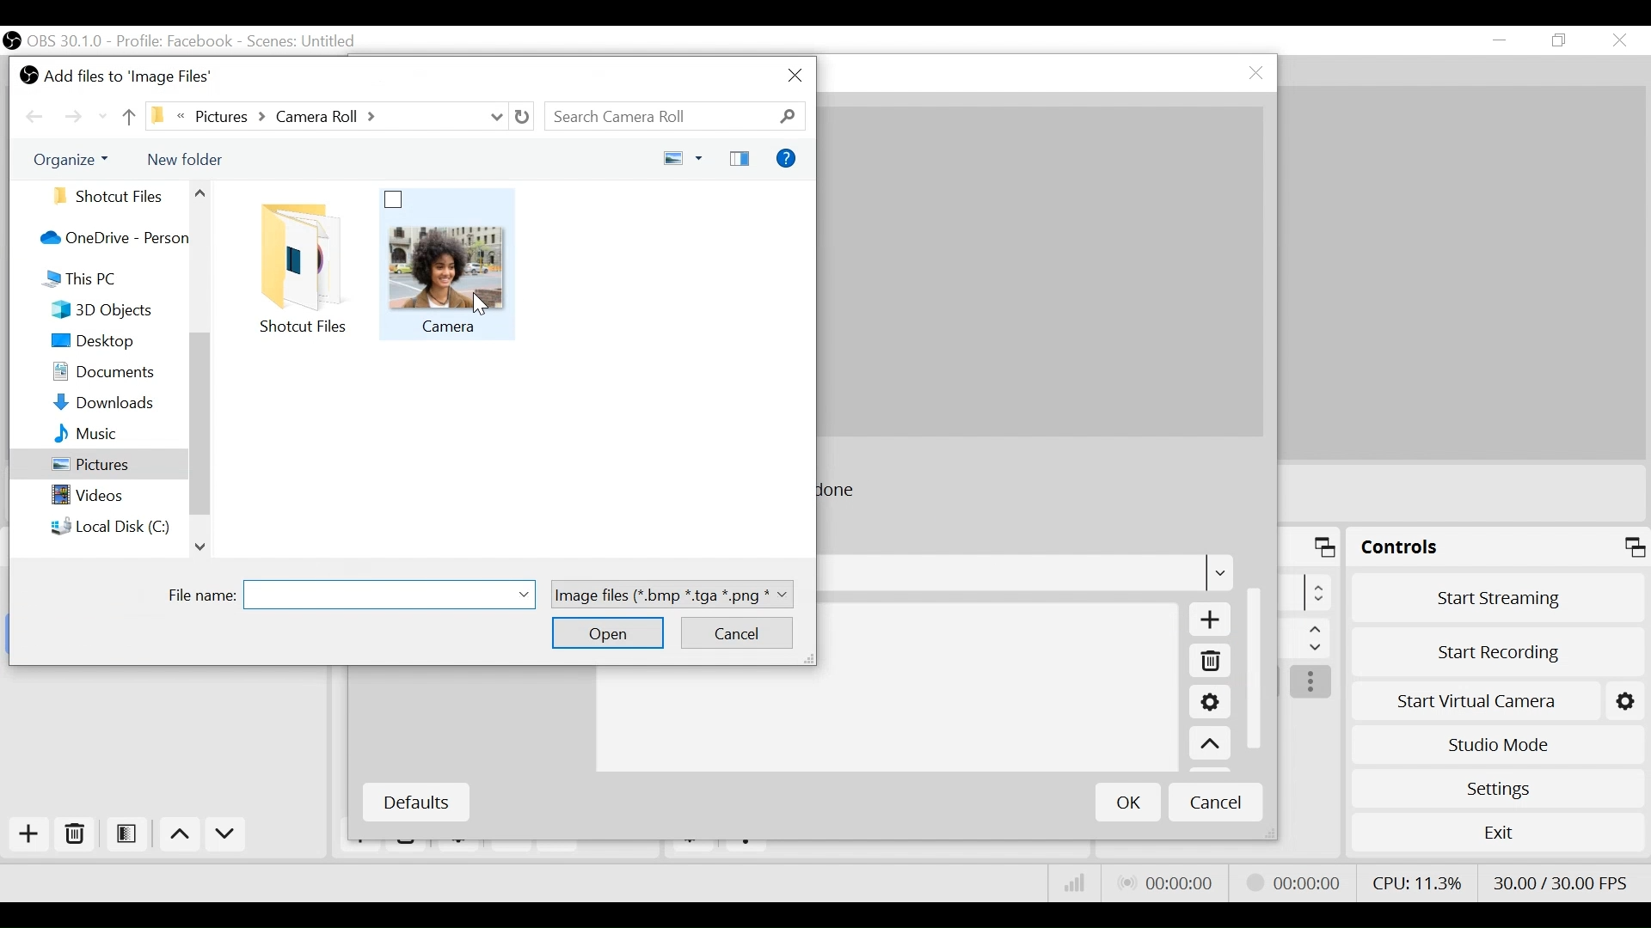 The image size is (1651, 928). Describe the element at coordinates (1503, 40) in the screenshot. I see `minimize` at that location.